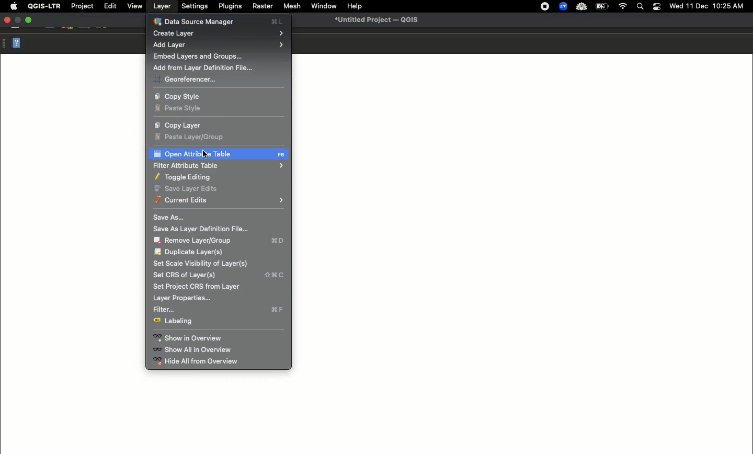  Describe the element at coordinates (218, 165) in the screenshot. I see `Filter attribute table` at that location.